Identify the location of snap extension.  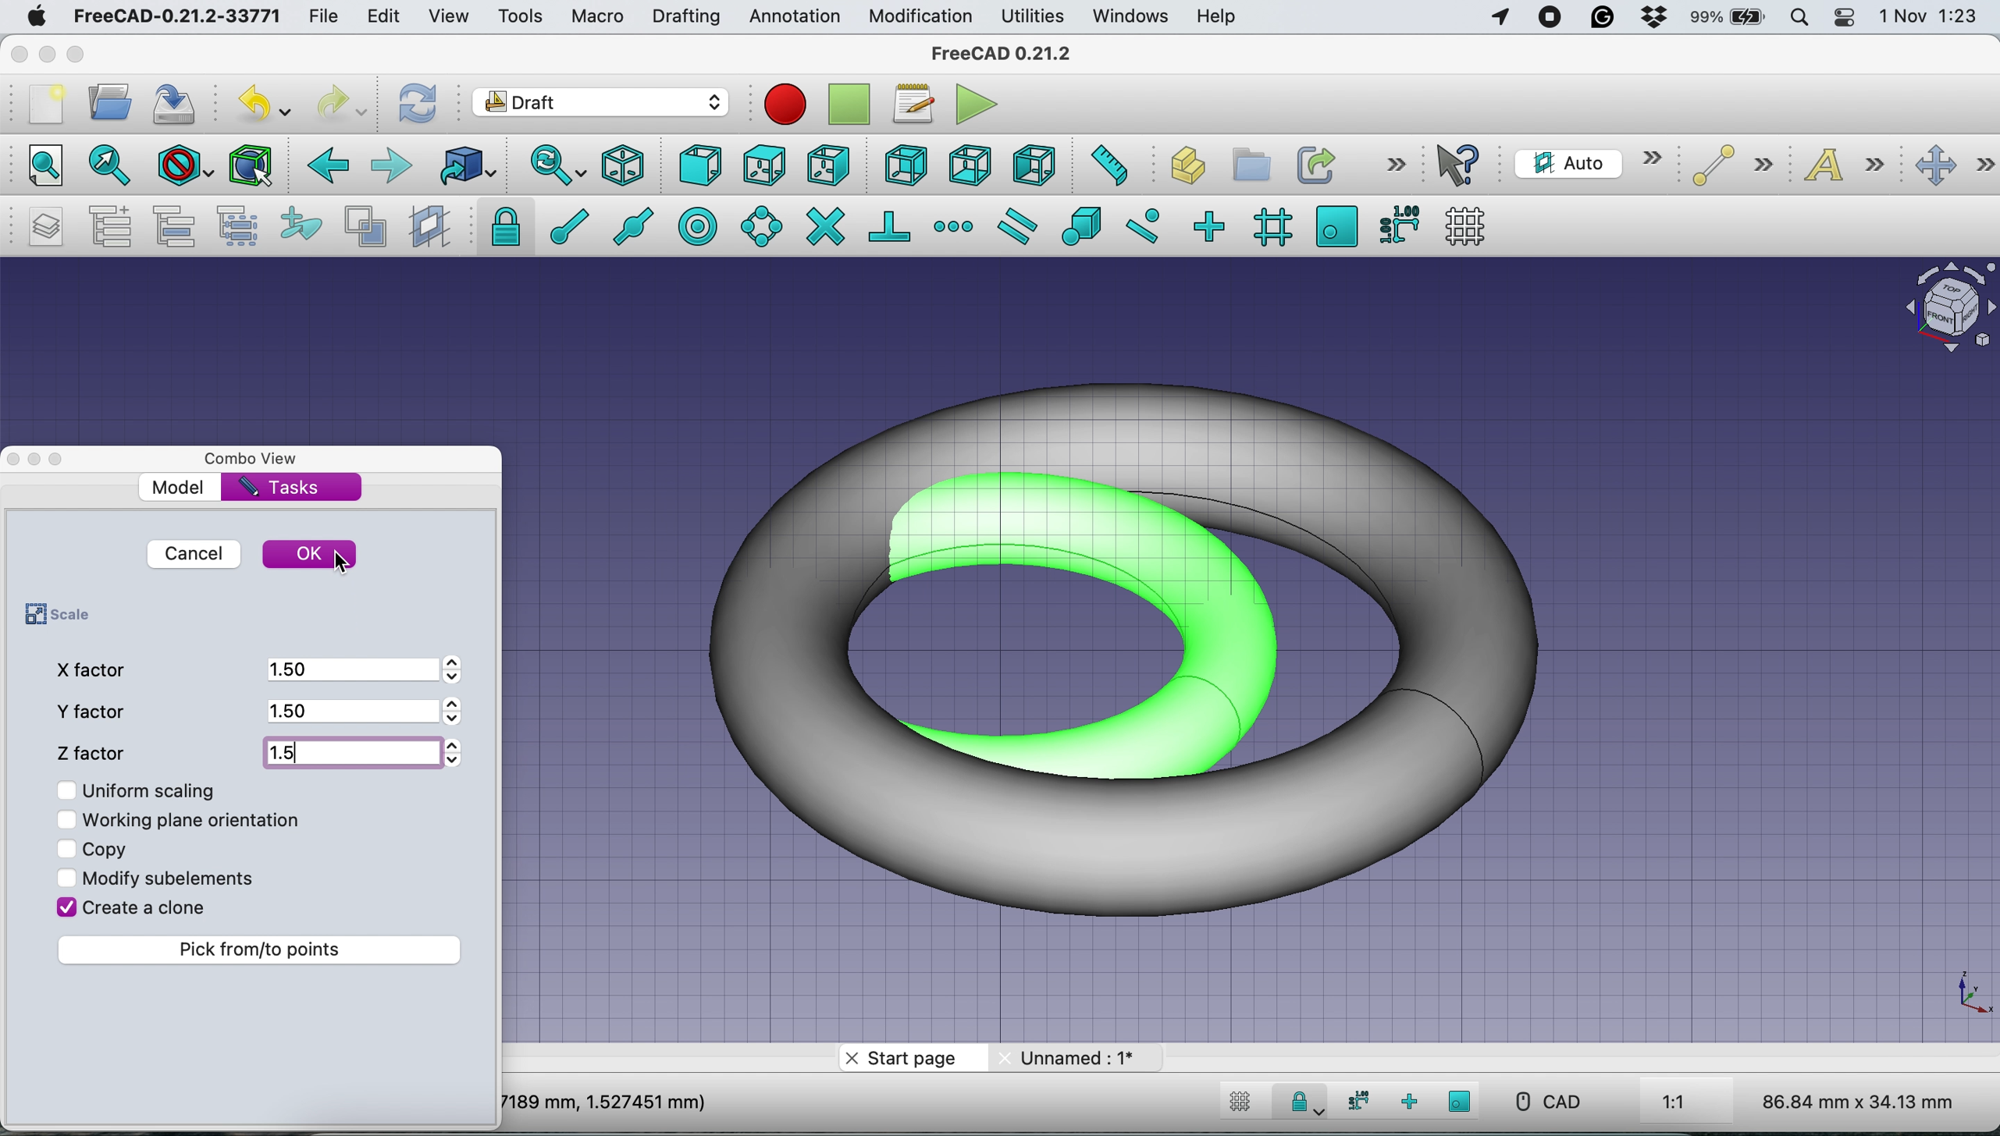
(954, 225).